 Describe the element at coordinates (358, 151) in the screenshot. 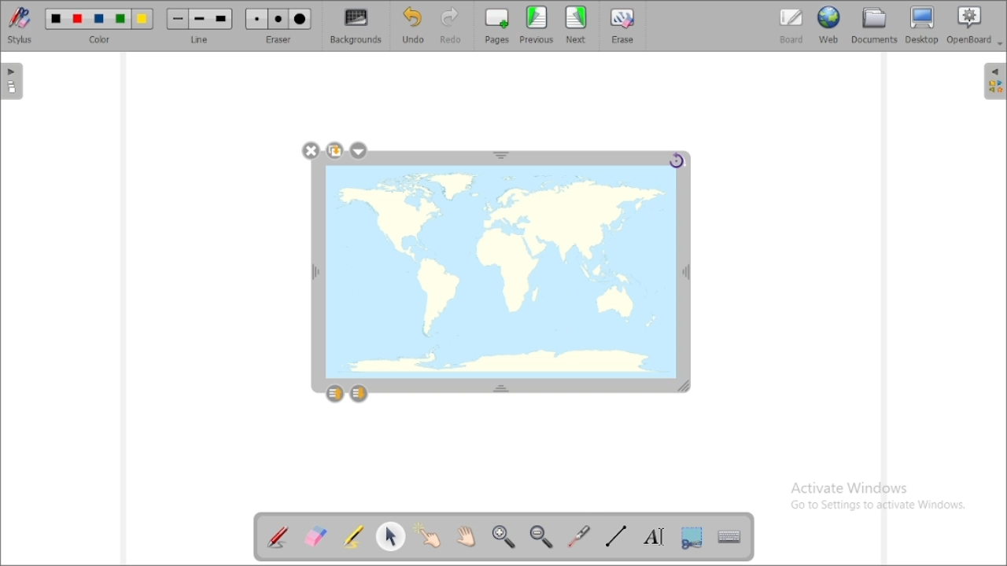

I see `settings` at that location.